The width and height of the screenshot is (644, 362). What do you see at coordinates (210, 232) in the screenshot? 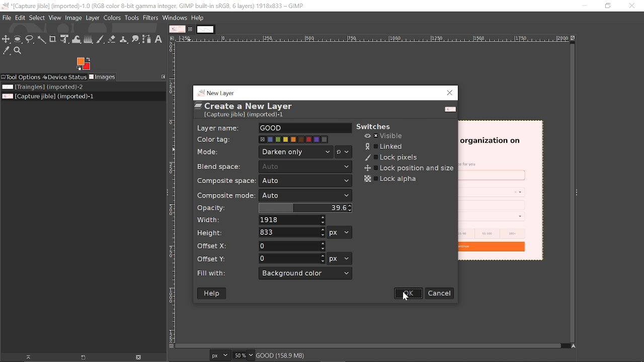
I see `Height:` at bounding box center [210, 232].